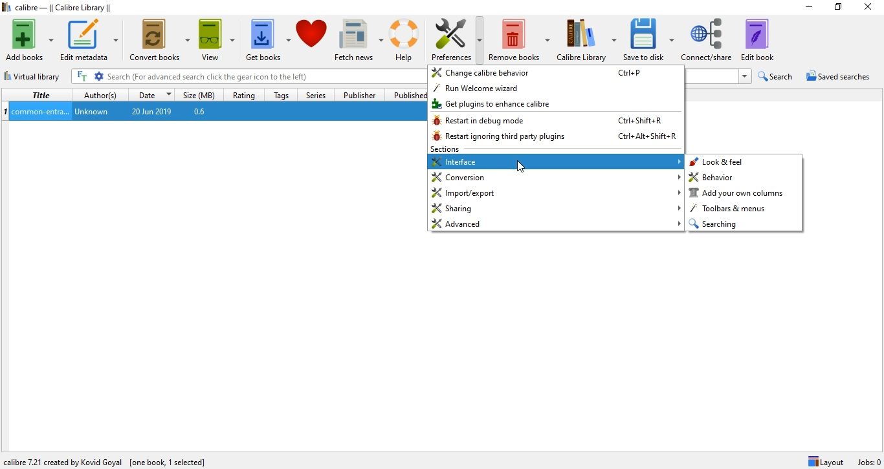 This screenshot has height=469, width=884. Describe the element at coordinates (153, 94) in the screenshot. I see `Date` at that location.